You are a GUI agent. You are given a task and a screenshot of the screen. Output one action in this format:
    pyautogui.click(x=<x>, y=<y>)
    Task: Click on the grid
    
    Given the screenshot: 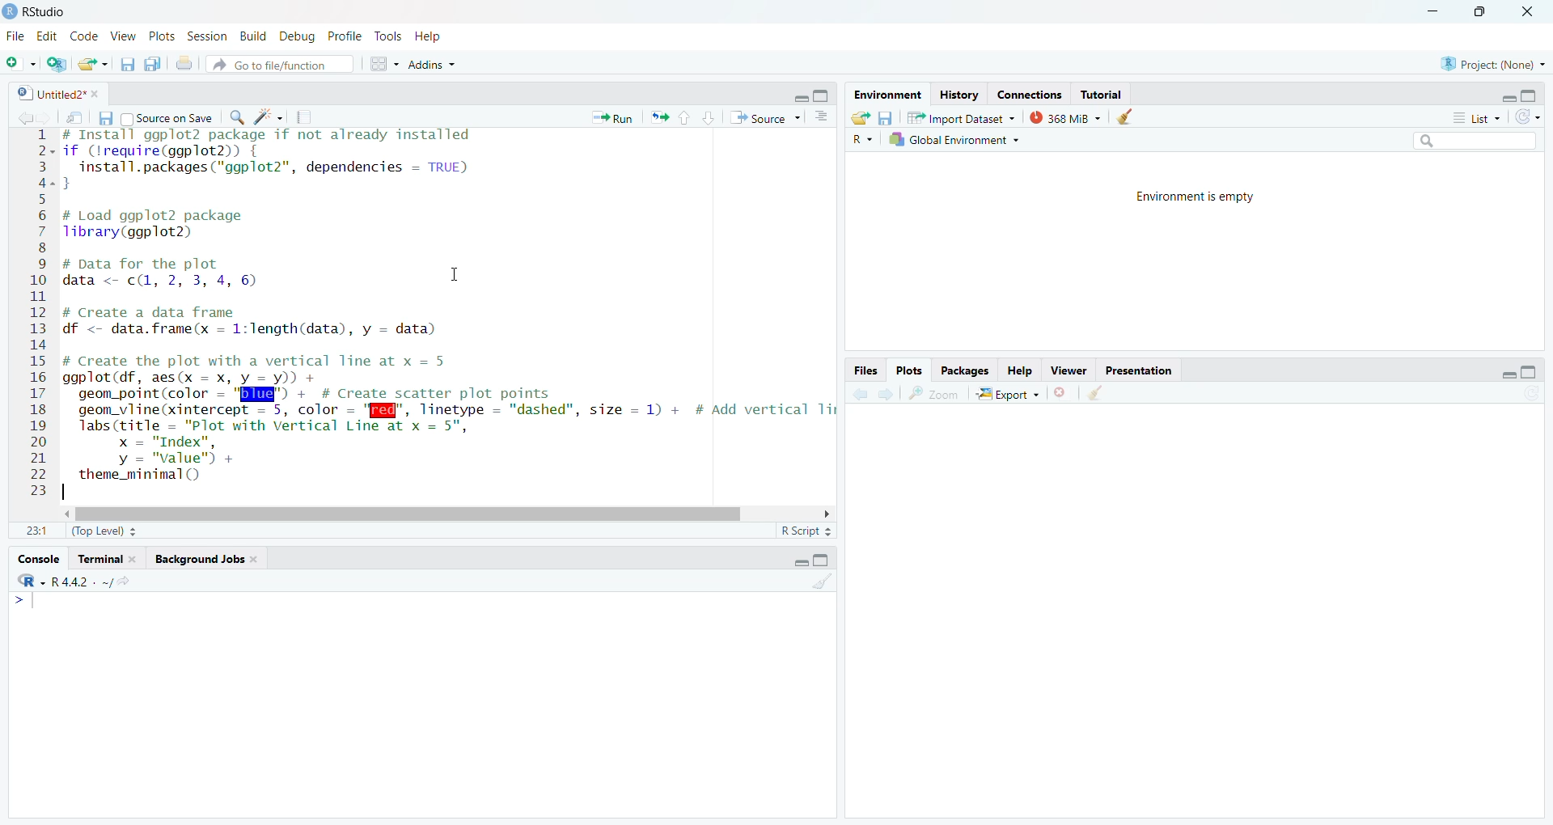 What is the action you would take?
    pyautogui.click(x=377, y=66)
    